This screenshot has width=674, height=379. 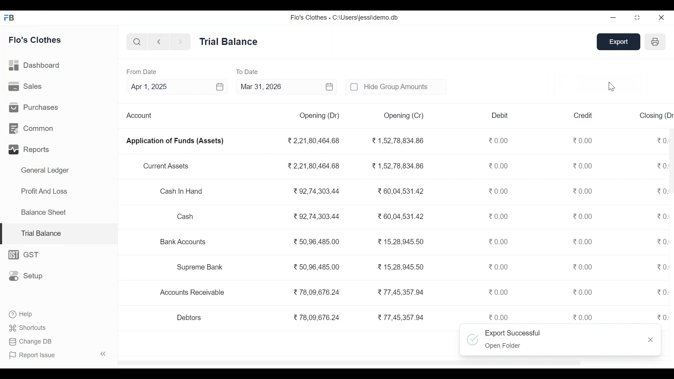 I want to click on Current Assets, so click(x=166, y=166).